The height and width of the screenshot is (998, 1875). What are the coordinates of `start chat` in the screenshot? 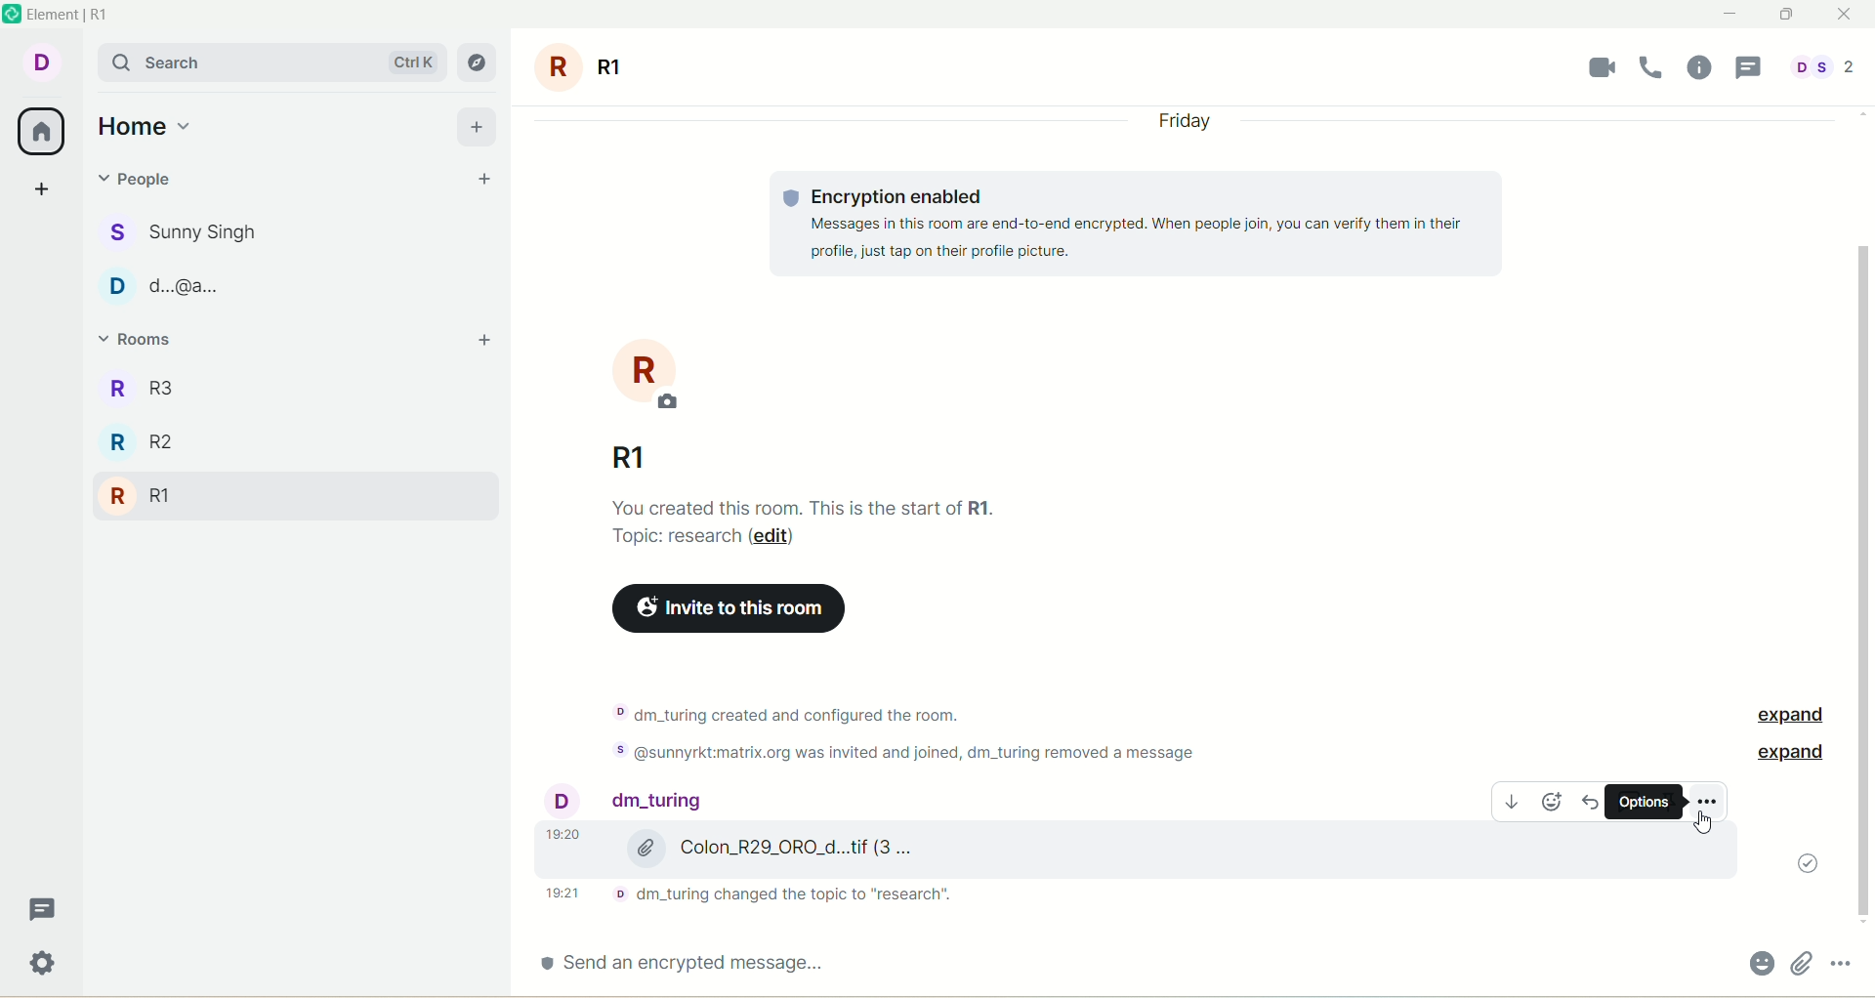 It's located at (481, 181).